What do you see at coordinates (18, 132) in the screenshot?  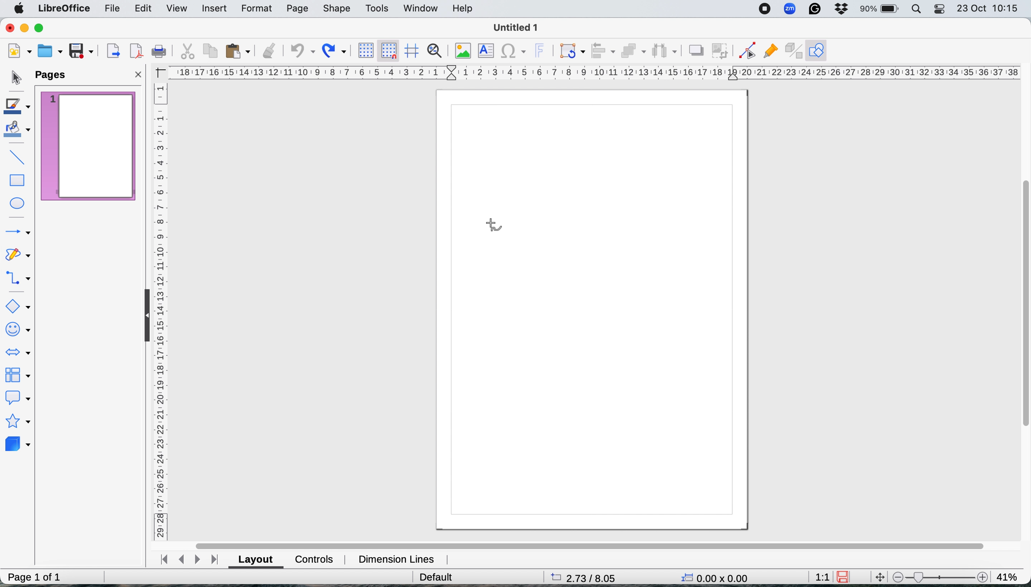 I see `fill color` at bounding box center [18, 132].